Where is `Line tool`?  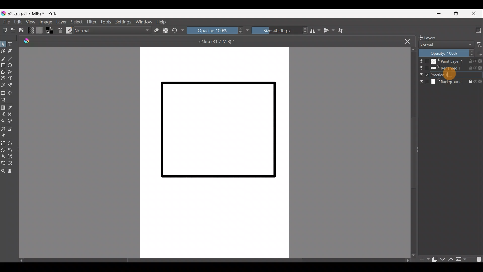
Line tool is located at coordinates (12, 58).